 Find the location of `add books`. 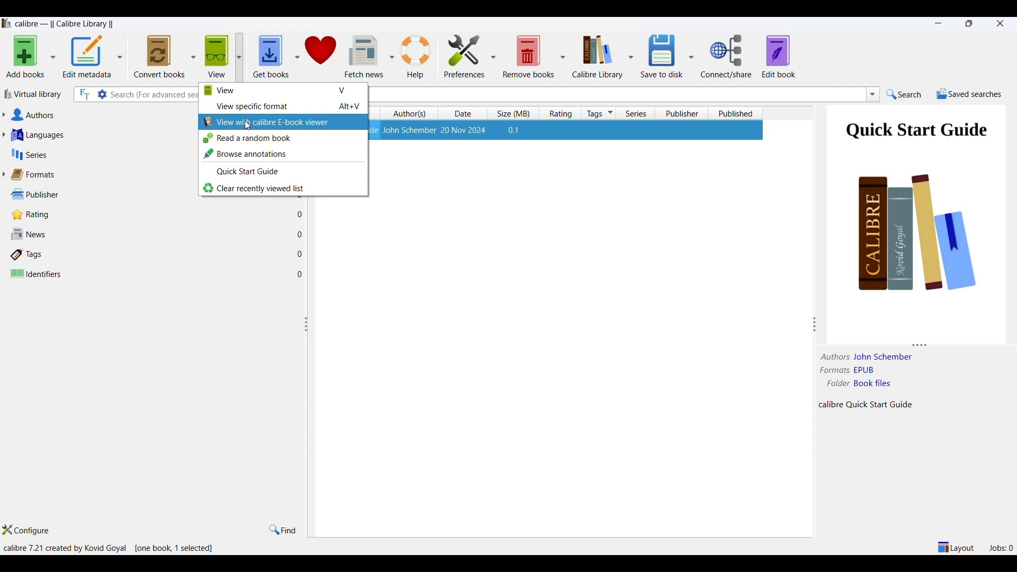

add books is located at coordinates (26, 58).